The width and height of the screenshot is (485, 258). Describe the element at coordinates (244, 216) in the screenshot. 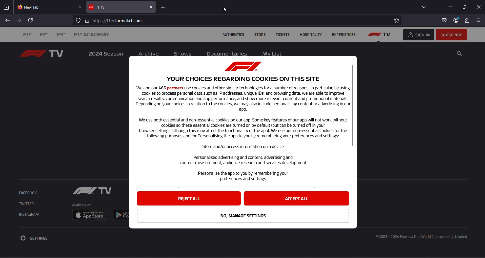

I see `no, manage settings` at that location.